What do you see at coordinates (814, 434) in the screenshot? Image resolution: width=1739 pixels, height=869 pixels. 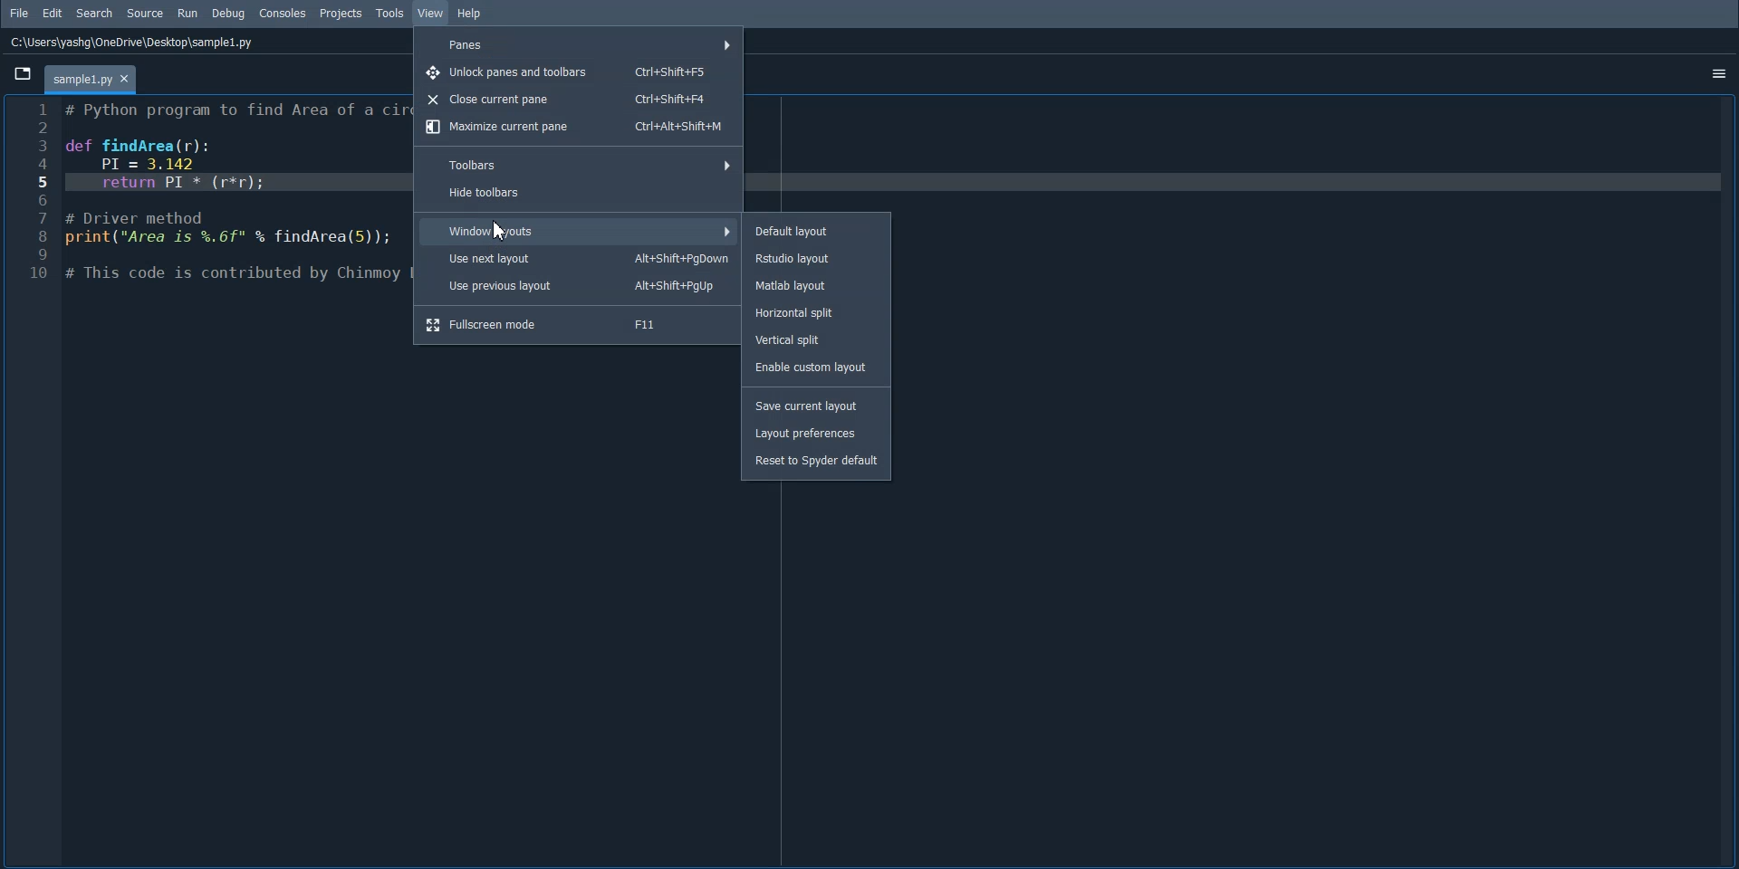 I see `Layout preferences` at bounding box center [814, 434].